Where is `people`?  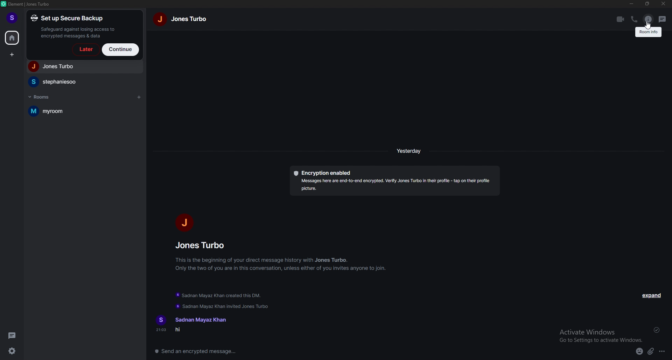
people is located at coordinates (83, 67).